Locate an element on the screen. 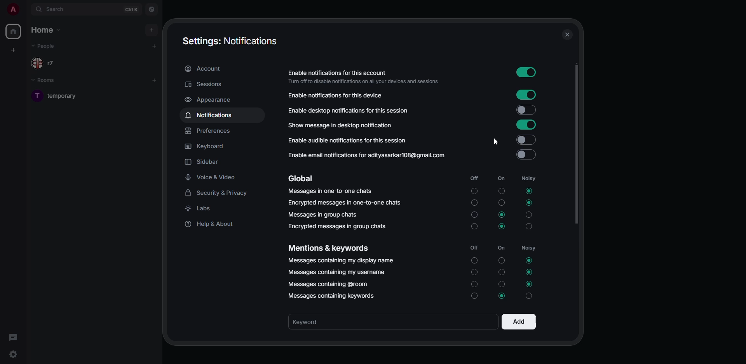  sidebar is located at coordinates (203, 162).